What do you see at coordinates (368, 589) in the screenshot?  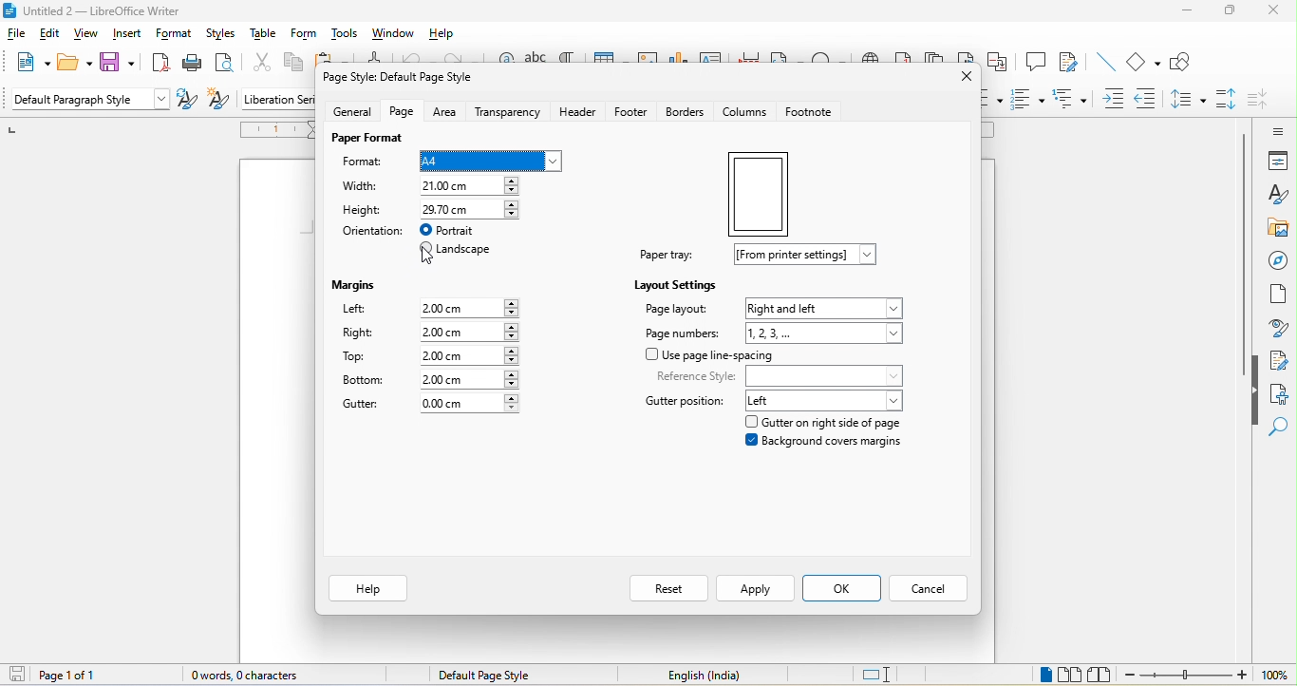 I see `help` at bounding box center [368, 589].